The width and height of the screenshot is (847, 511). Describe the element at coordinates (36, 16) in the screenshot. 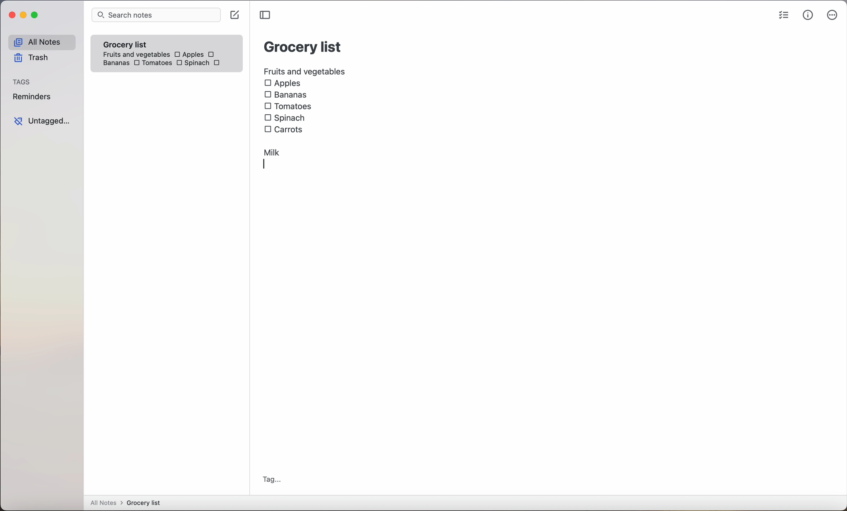

I see `maximize Simplenote` at that location.